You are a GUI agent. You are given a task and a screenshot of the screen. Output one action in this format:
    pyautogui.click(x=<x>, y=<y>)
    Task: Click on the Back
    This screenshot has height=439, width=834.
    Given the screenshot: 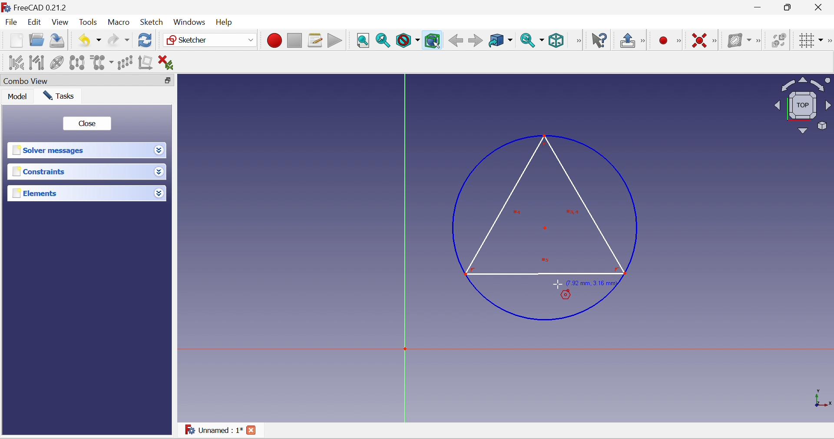 What is the action you would take?
    pyautogui.click(x=456, y=41)
    